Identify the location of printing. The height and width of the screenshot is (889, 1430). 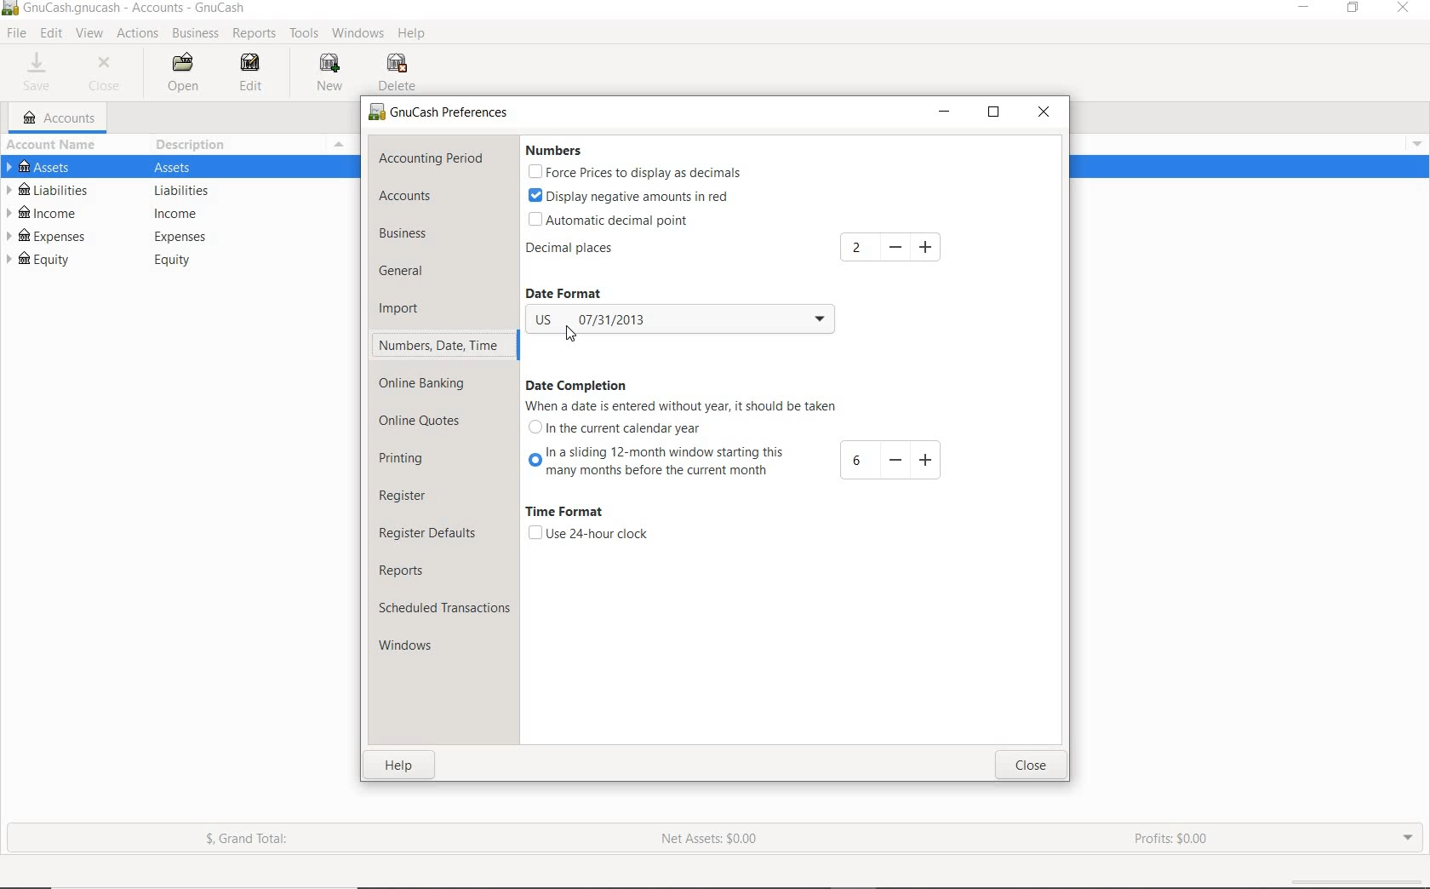
(414, 461).